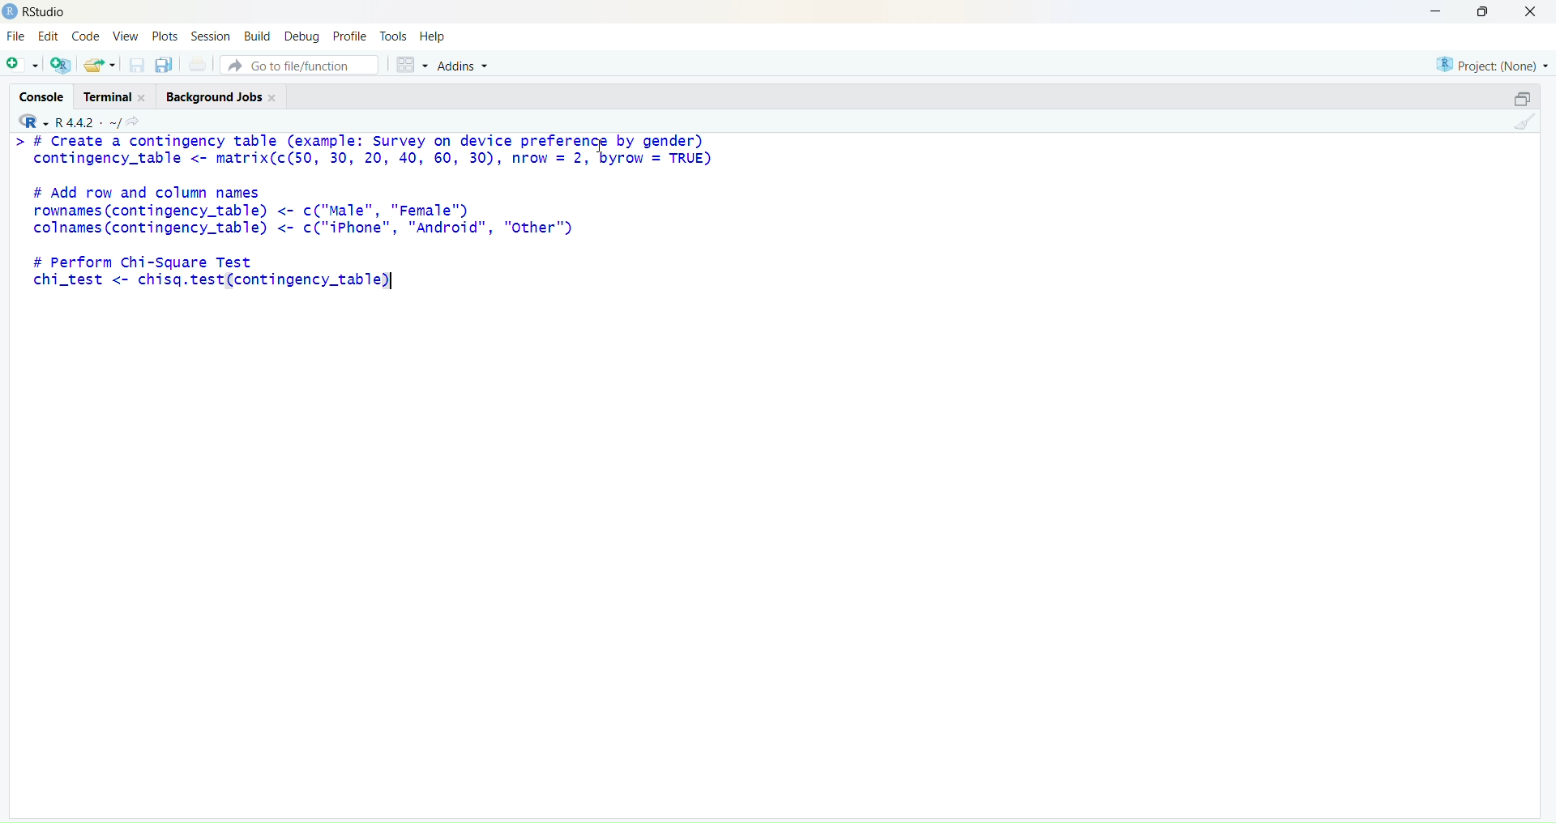 The image size is (1556, 823). What do you see at coordinates (134, 122) in the screenshot?
I see `share icon` at bounding box center [134, 122].